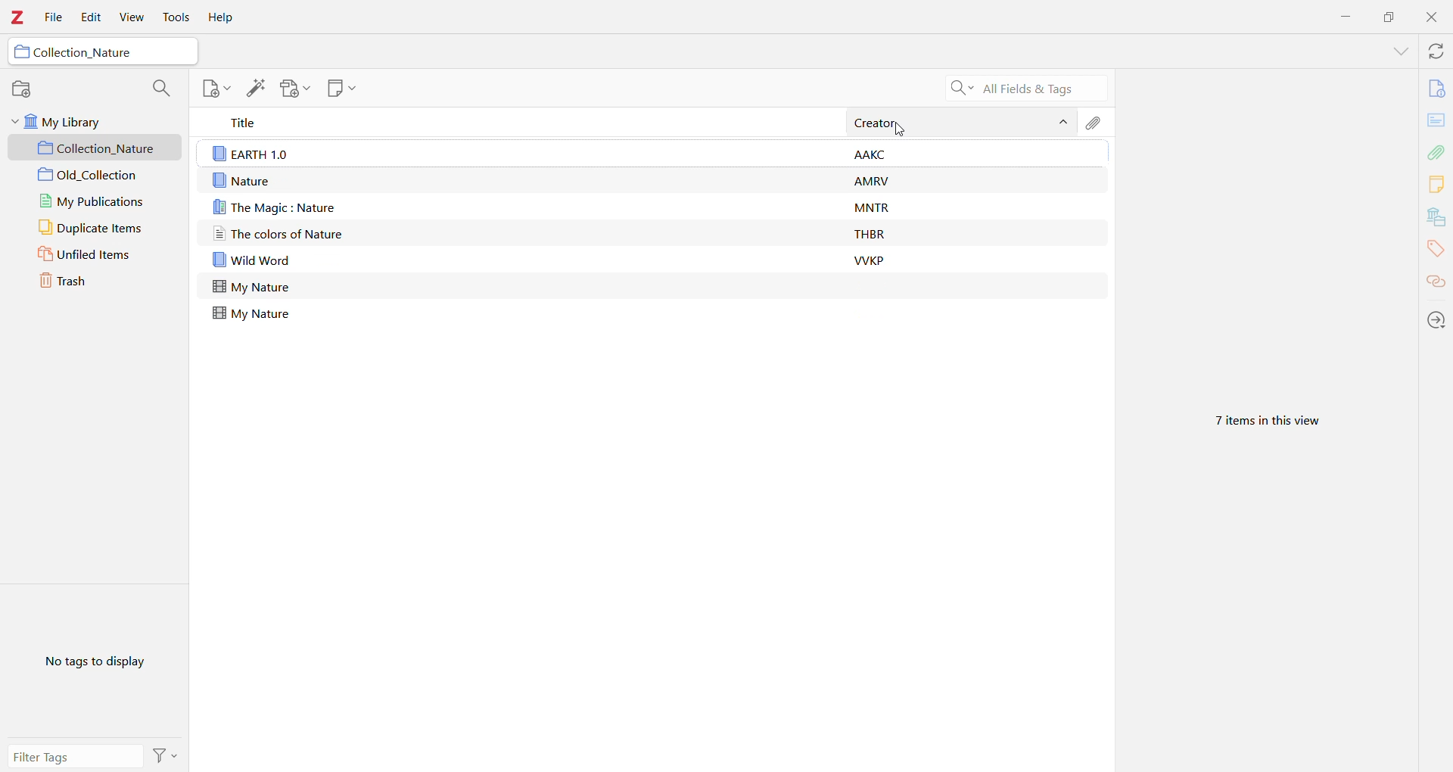 Image resolution: width=1453 pixels, height=772 pixels. Describe the element at coordinates (249, 286) in the screenshot. I see `Nature` at that location.